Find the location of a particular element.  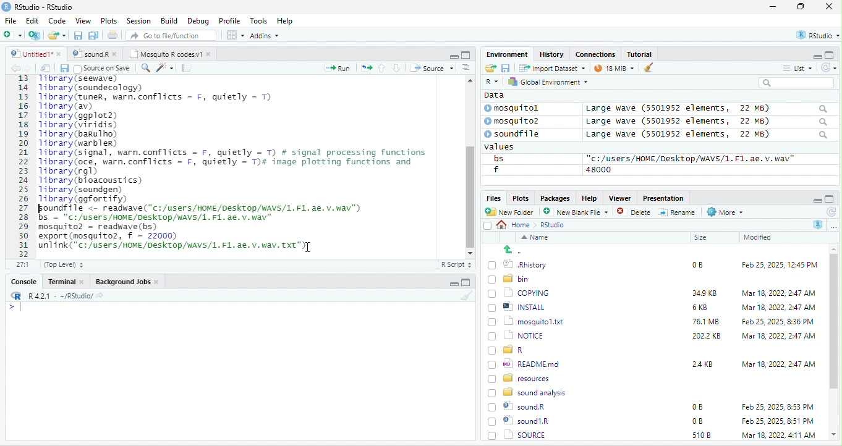

48000 is located at coordinates (599, 169).